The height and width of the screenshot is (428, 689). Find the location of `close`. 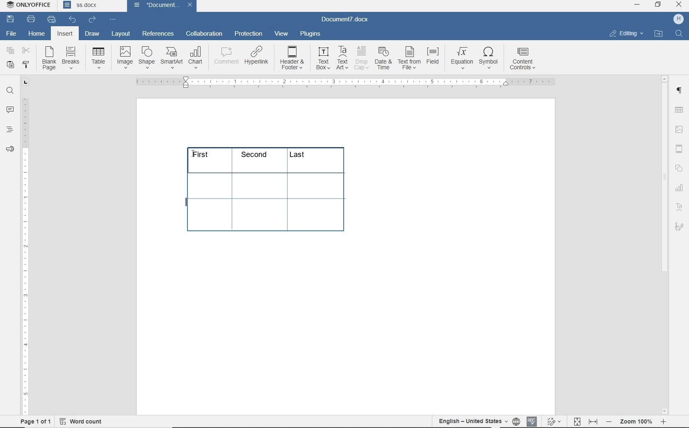

close is located at coordinates (190, 5).